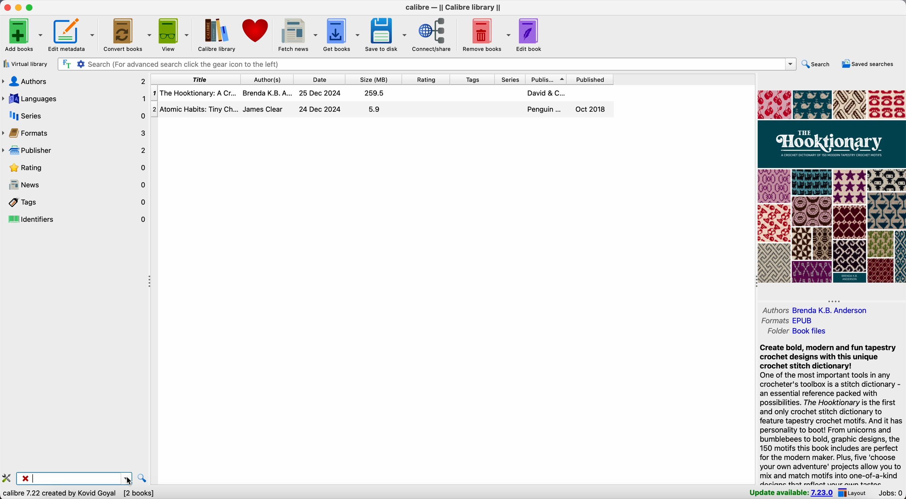  I want to click on search bar, so click(427, 64).